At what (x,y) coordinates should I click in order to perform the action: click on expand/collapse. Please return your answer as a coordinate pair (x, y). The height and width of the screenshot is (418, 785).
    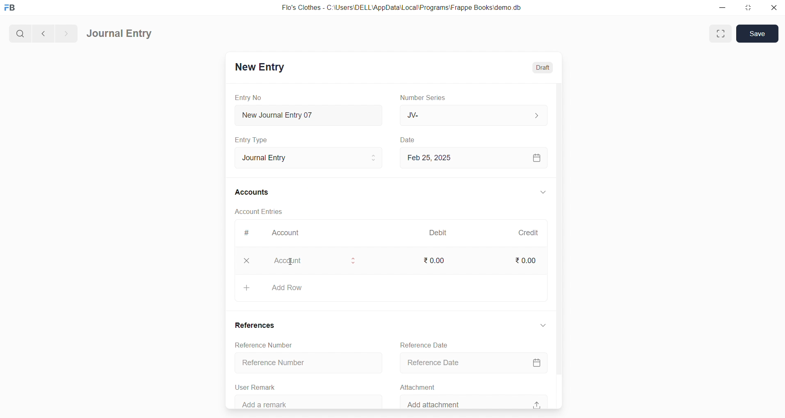
    Looking at the image, I should click on (543, 193).